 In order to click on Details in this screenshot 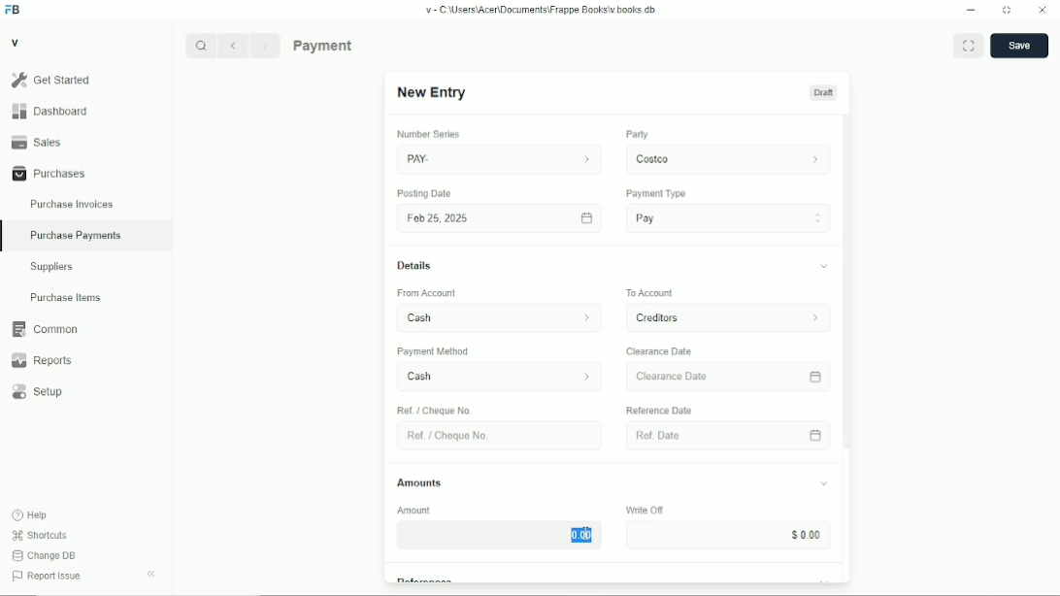, I will do `click(414, 266)`.